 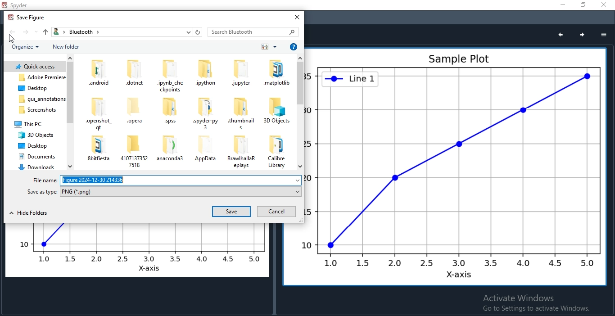 I want to click on options, so click(x=606, y=33).